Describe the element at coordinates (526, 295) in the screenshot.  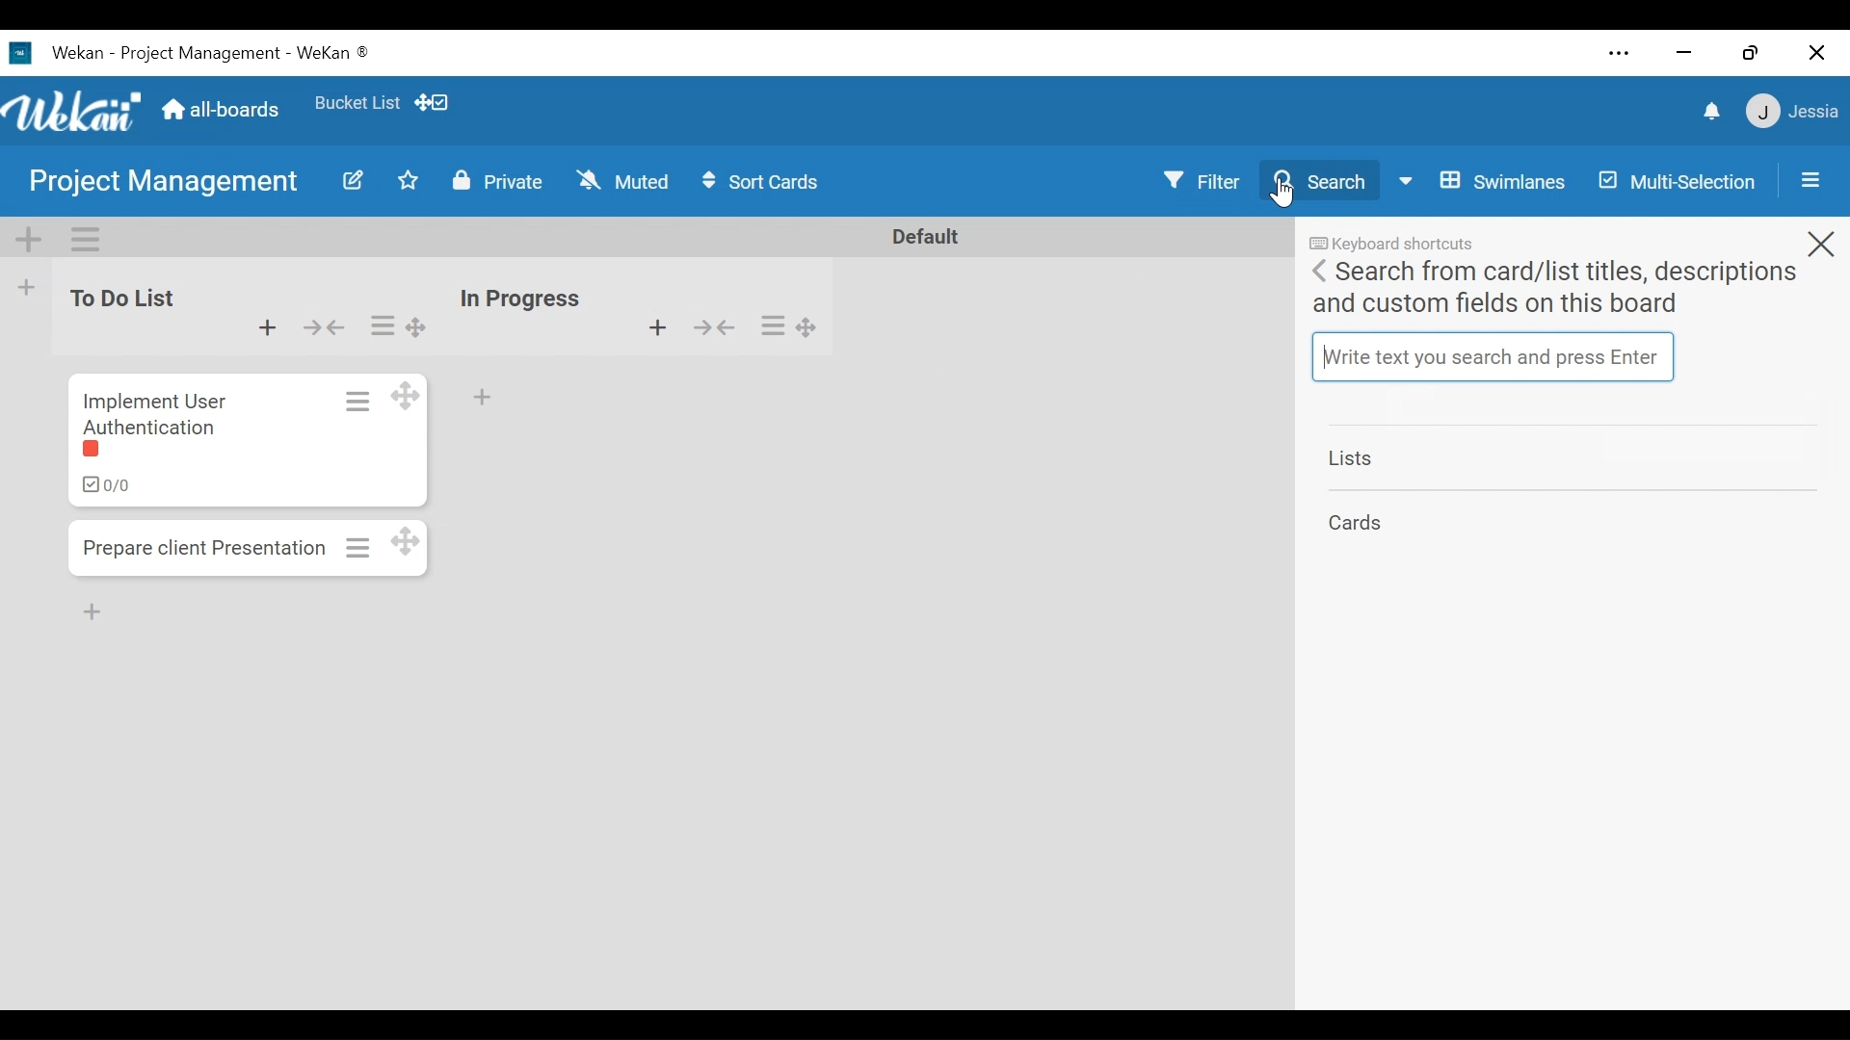
I see `in progress` at that location.